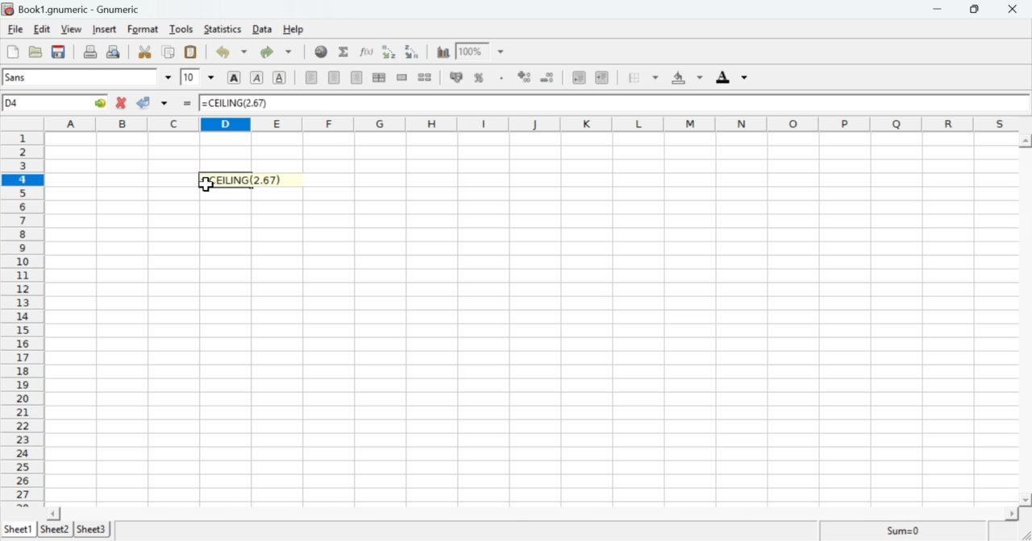 The height and width of the screenshot is (541, 1032). Describe the element at coordinates (526, 77) in the screenshot. I see `Increase number of decimals` at that location.